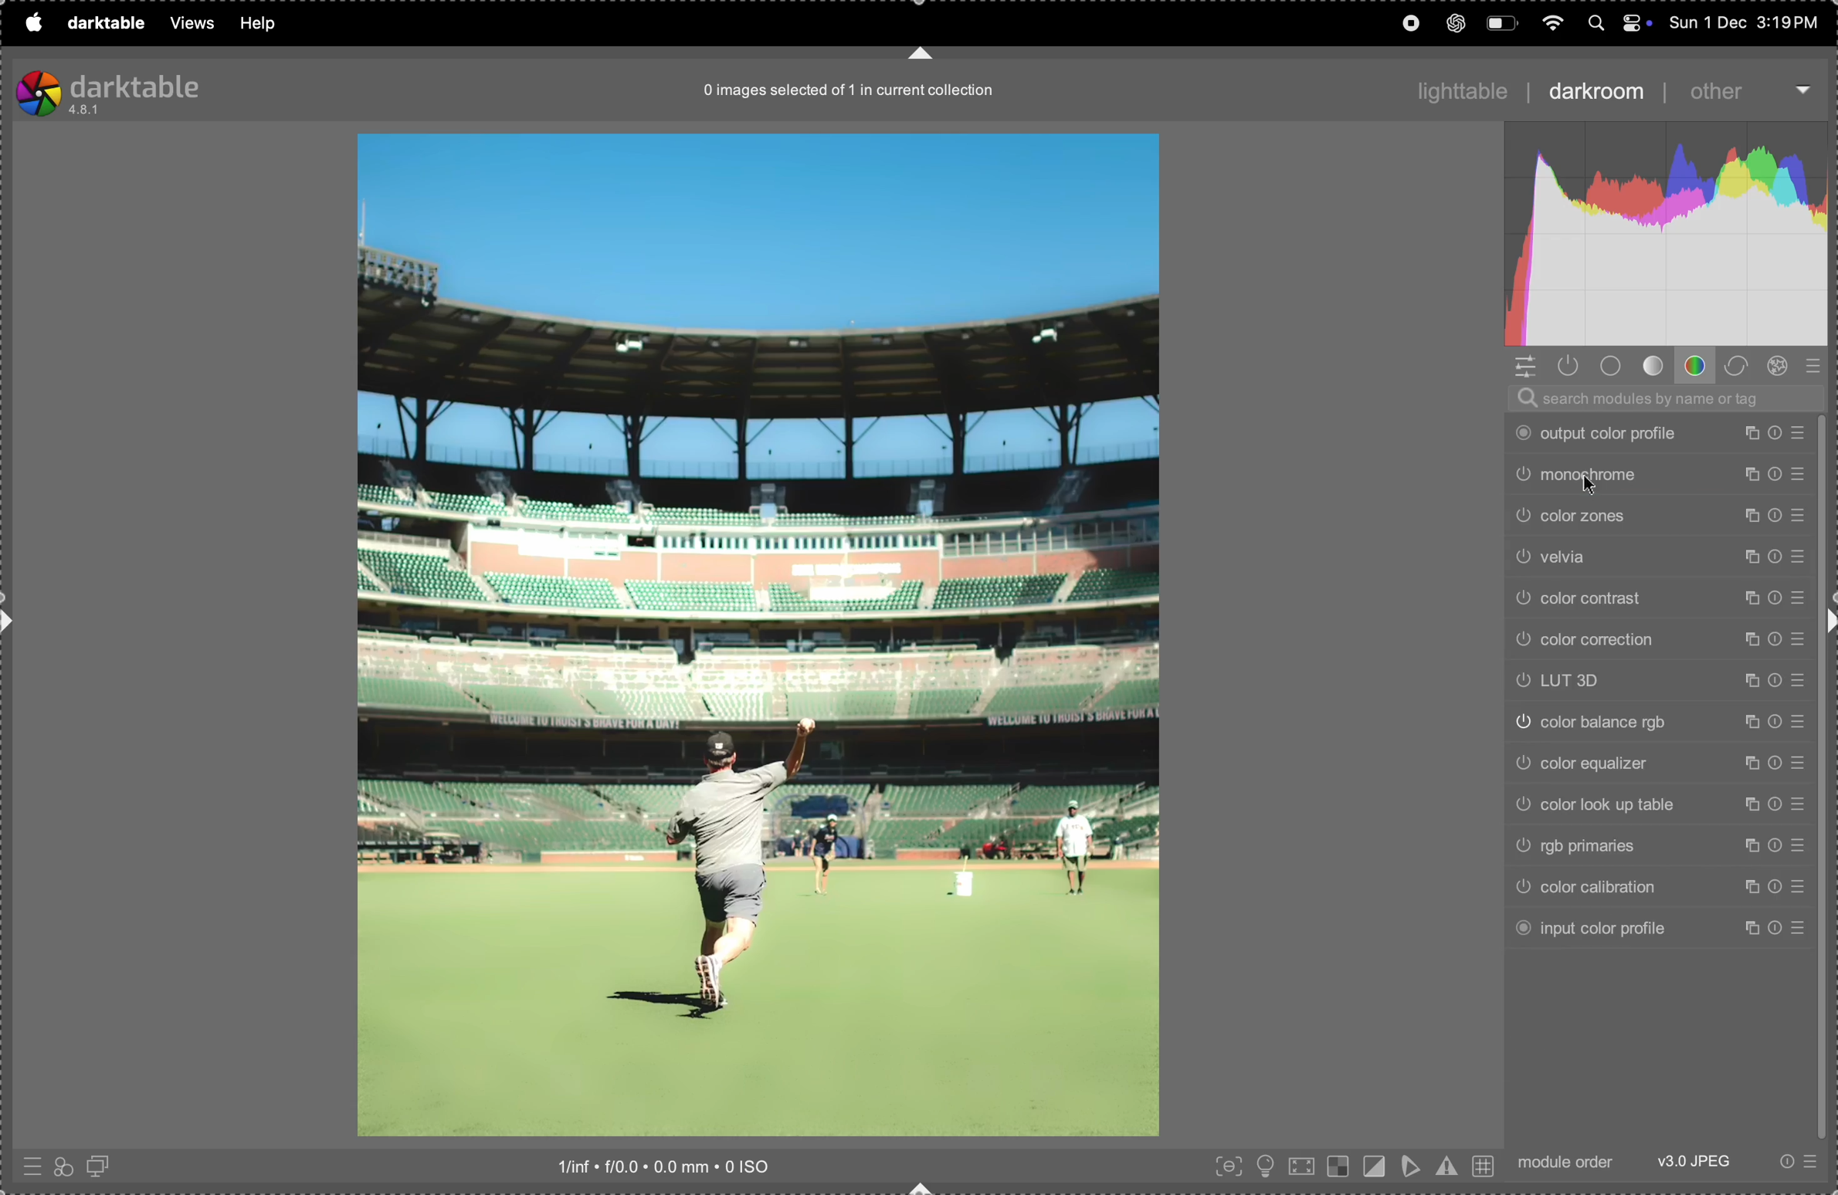 This screenshot has height=1195, width=1838. I want to click on effect, so click(1779, 366).